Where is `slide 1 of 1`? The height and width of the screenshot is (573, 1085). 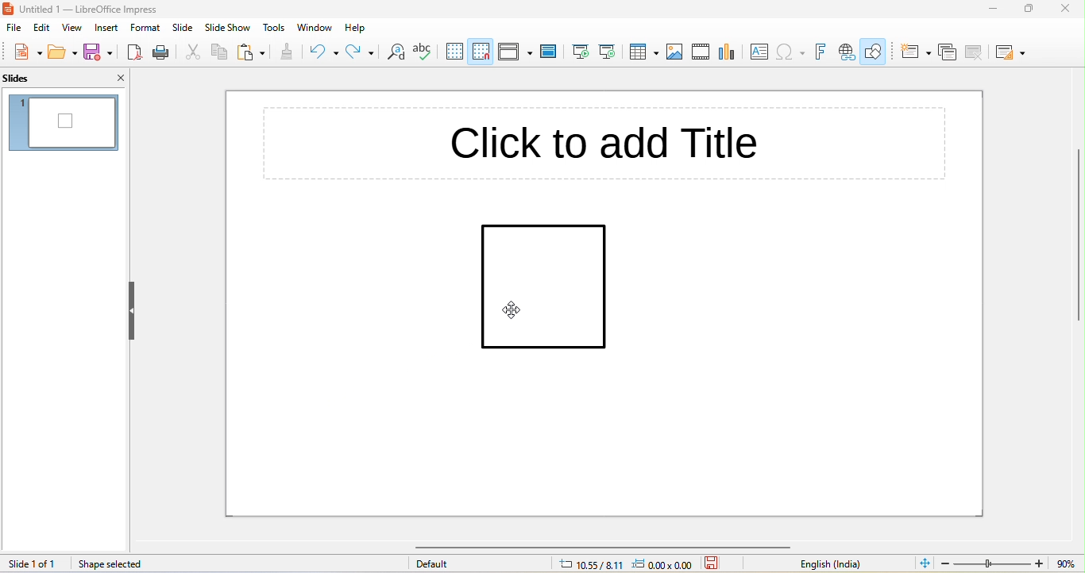 slide 1 of 1 is located at coordinates (34, 564).